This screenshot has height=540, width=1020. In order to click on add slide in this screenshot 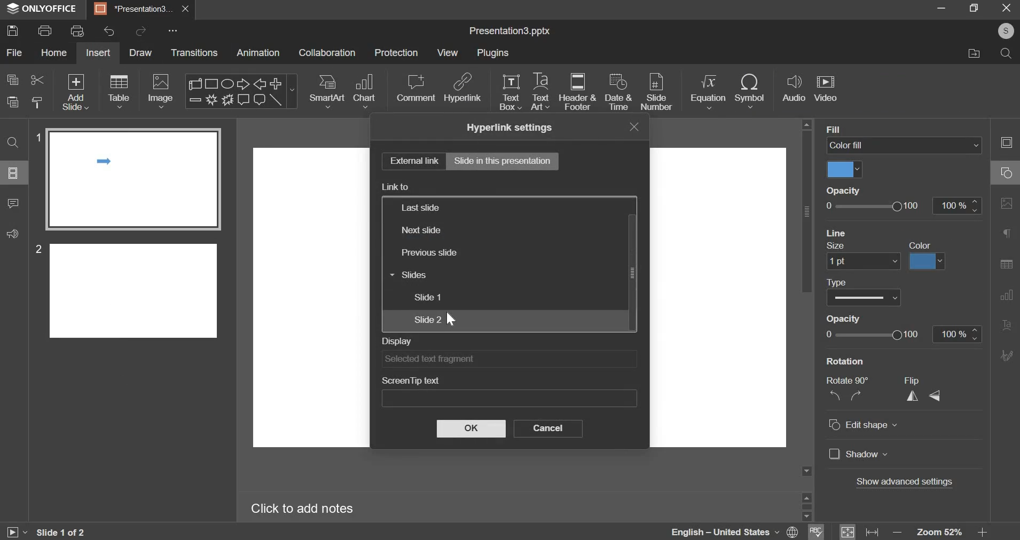, I will do `click(76, 92)`.